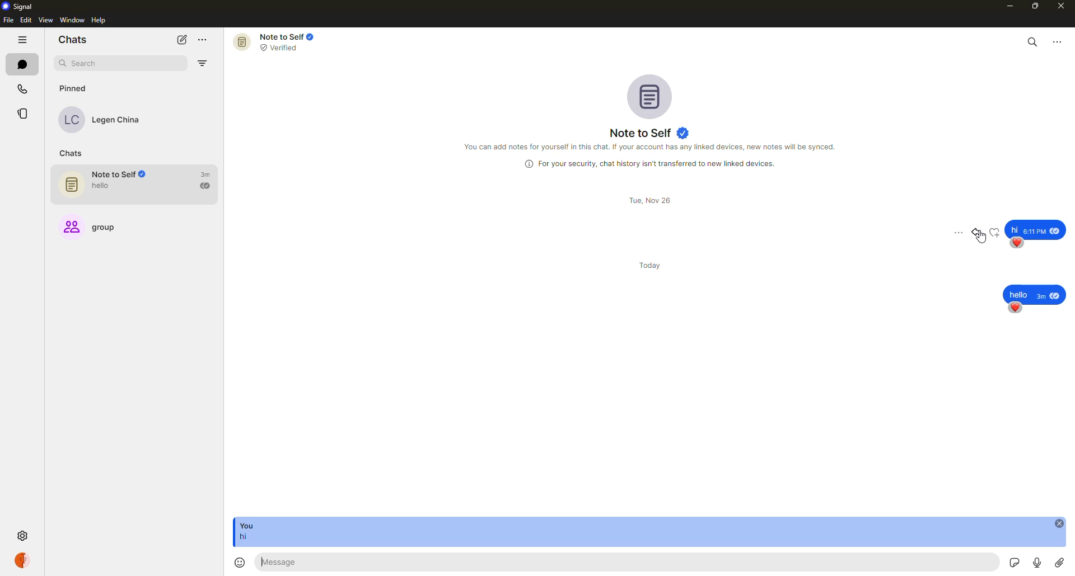 The width and height of the screenshot is (1075, 576). Describe the element at coordinates (74, 39) in the screenshot. I see `chats` at that location.